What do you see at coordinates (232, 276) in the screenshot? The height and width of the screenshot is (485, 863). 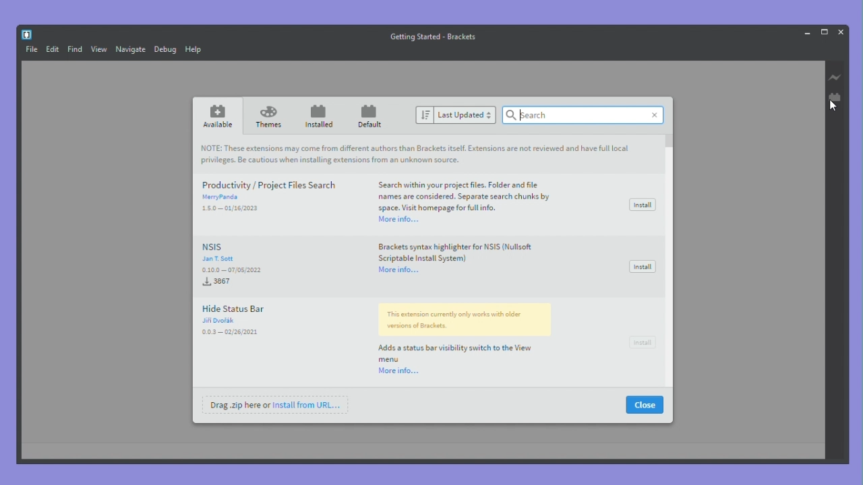 I see `0.10.0-07/05/2022 ` at bounding box center [232, 276].